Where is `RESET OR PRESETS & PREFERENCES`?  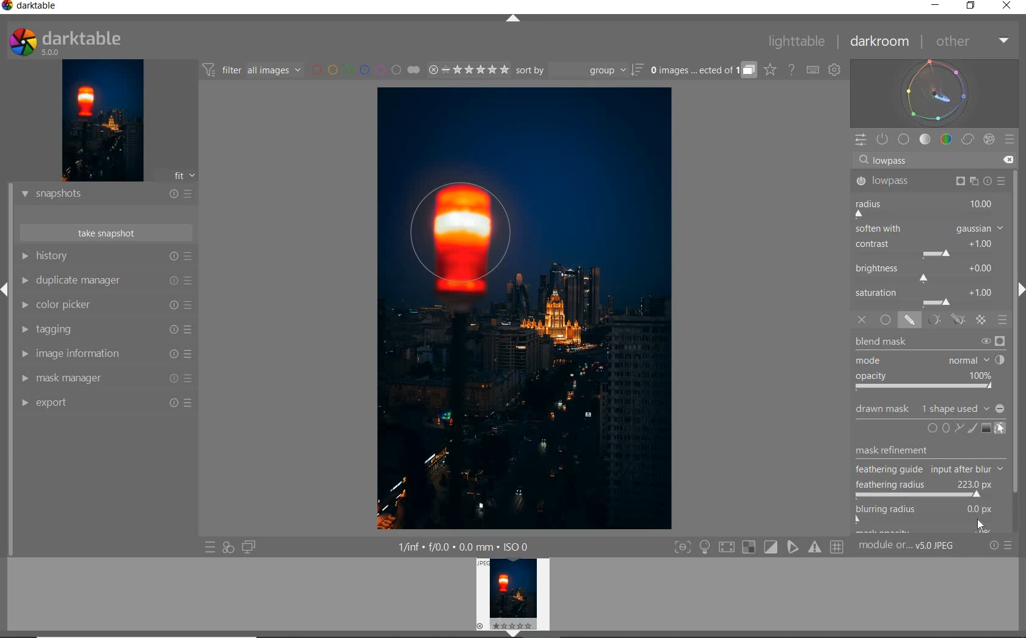 RESET OR PRESETS & PREFERENCES is located at coordinates (1005, 546).